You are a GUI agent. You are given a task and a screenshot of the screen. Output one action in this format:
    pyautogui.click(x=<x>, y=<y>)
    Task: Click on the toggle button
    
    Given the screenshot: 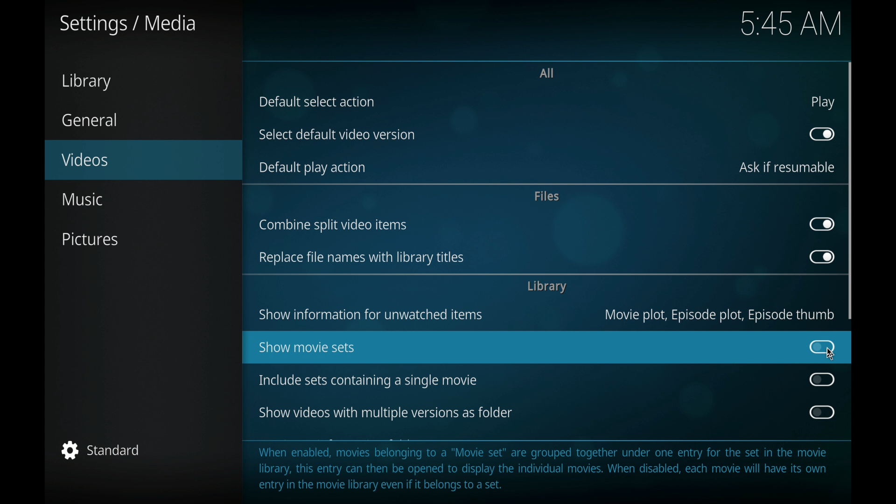 What is the action you would take?
    pyautogui.click(x=822, y=346)
    